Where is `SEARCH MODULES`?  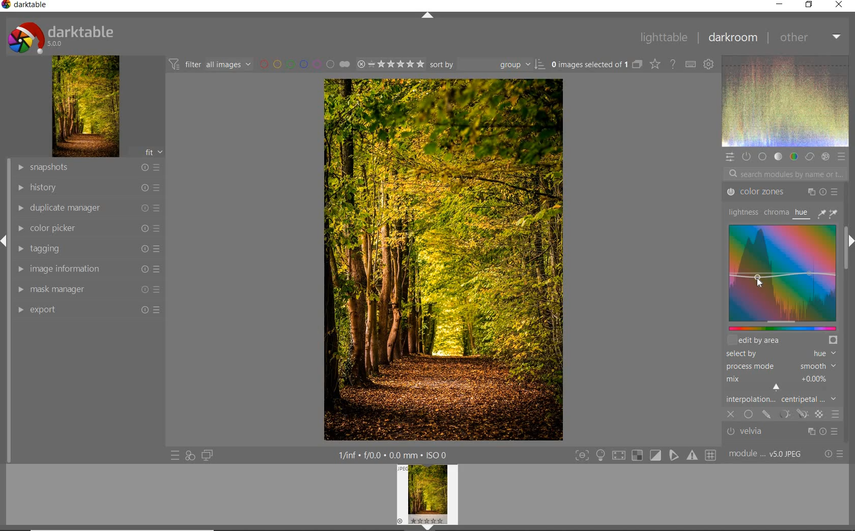 SEARCH MODULES is located at coordinates (785, 174).